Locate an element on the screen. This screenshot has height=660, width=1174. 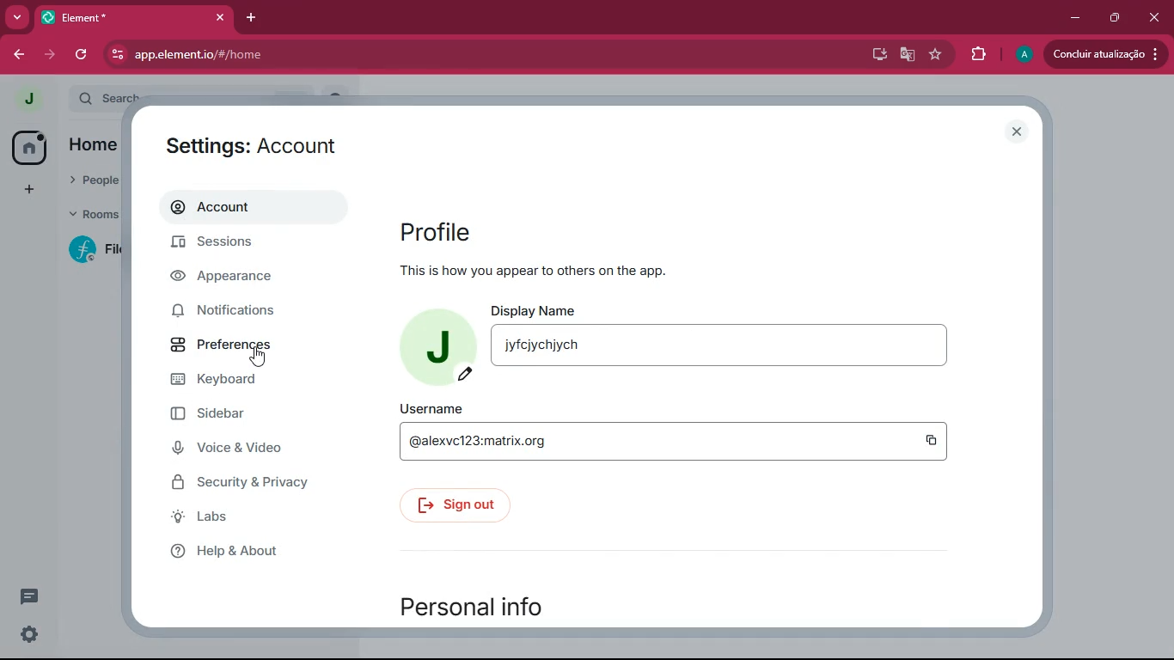
keyboard is located at coordinates (241, 384).